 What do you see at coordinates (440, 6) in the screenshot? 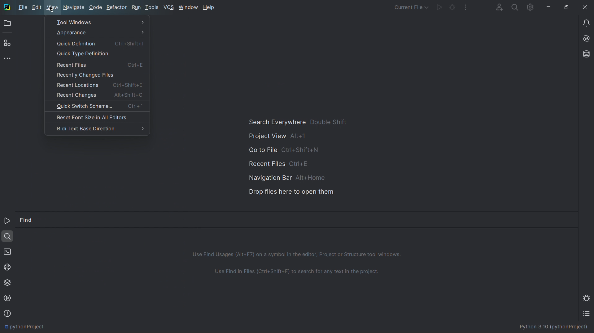
I see `Run` at bounding box center [440, 6].